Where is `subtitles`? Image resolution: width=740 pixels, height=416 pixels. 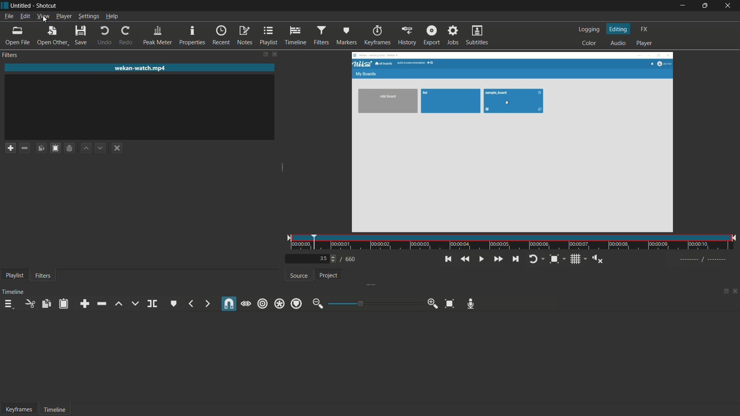 subtitles is located at coordinates (477, 35).